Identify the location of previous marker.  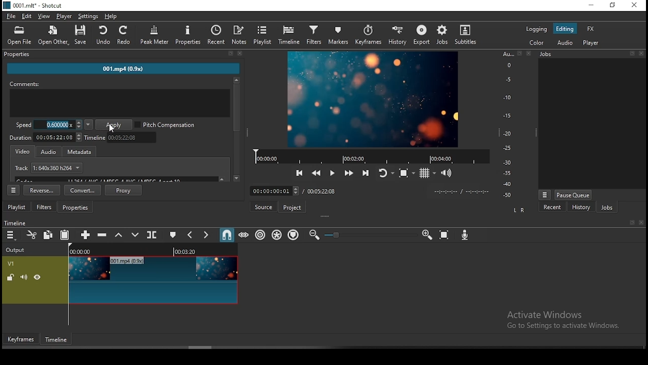
(191, 235).